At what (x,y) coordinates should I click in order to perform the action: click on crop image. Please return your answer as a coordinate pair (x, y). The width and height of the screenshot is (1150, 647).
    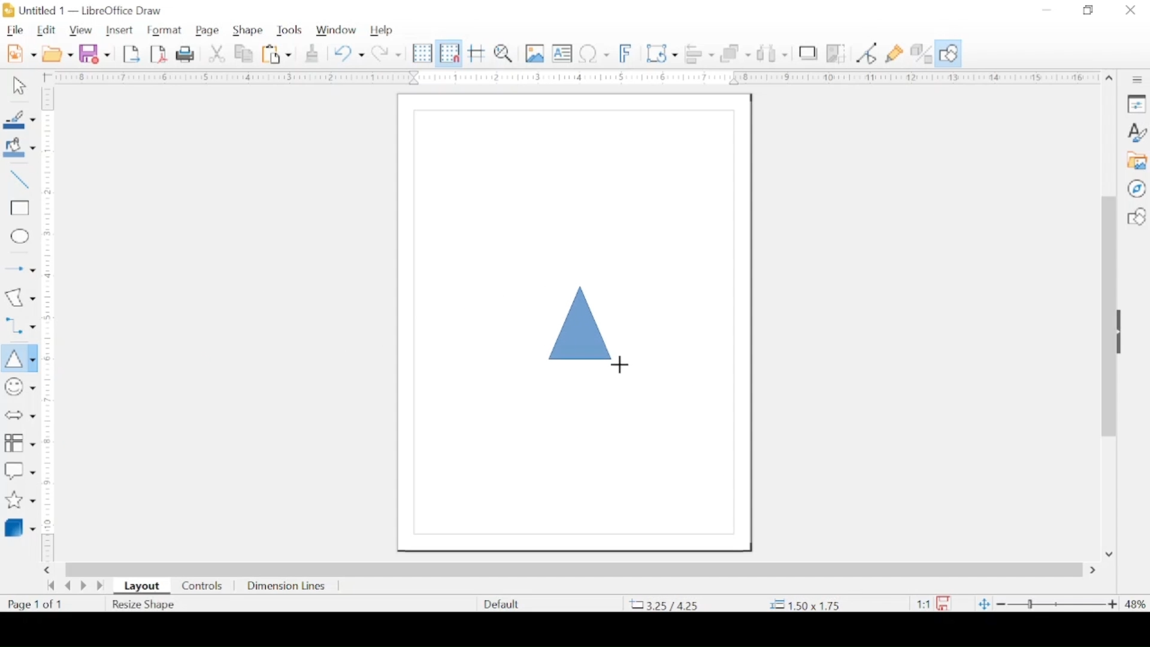
    Looking at the image, I should click on (839, 54).